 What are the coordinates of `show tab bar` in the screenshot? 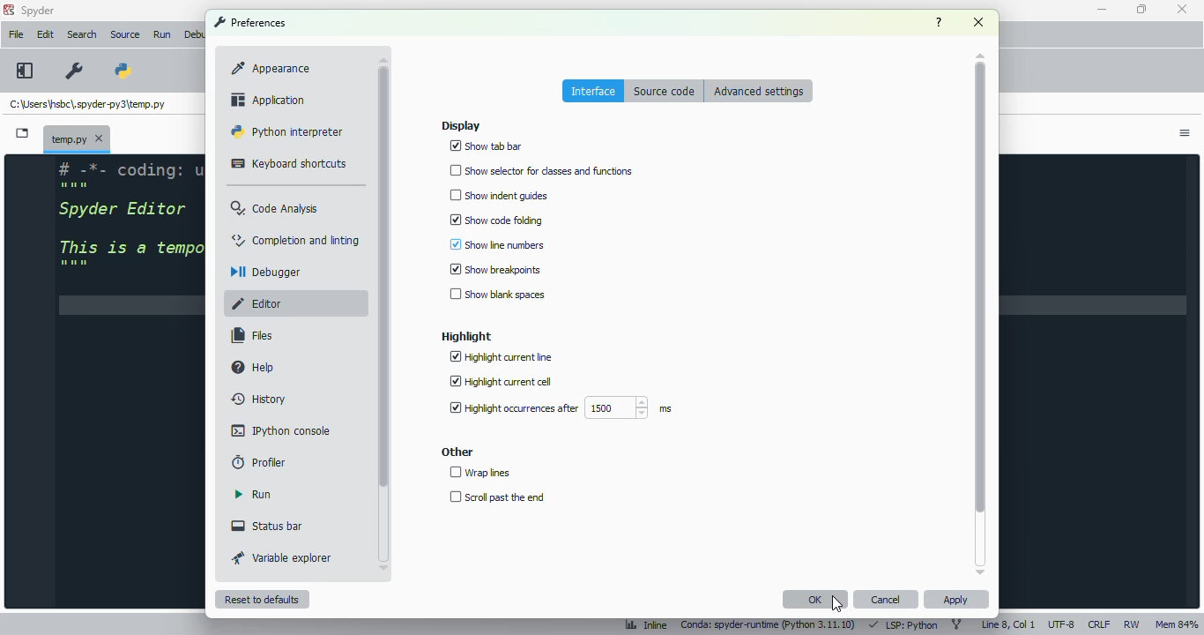 It's located at (488, 146).